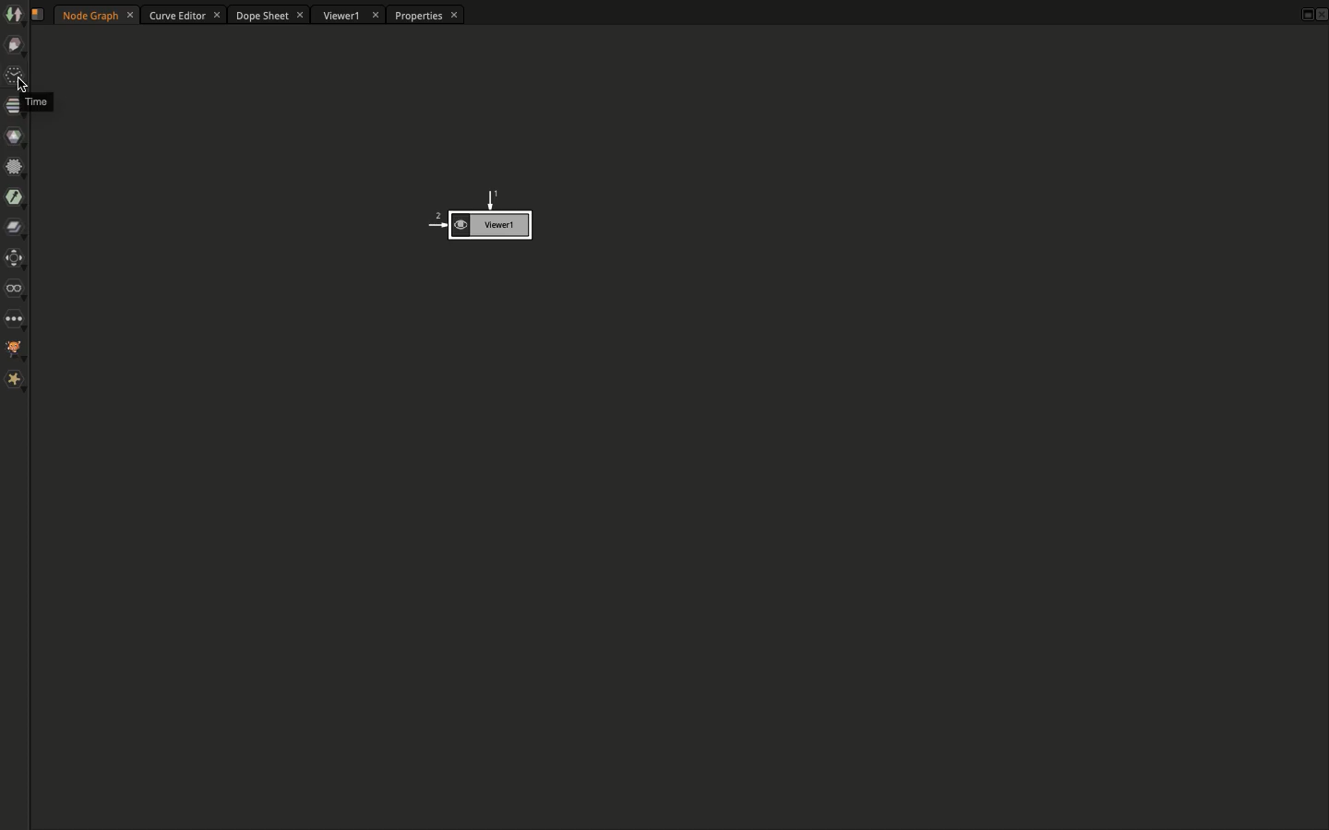 This screenshot has width=1329, height=830. What do you see at coordinates (15, 260) in the screenshot?
I see `Transform` at bounding box center [15, 260].